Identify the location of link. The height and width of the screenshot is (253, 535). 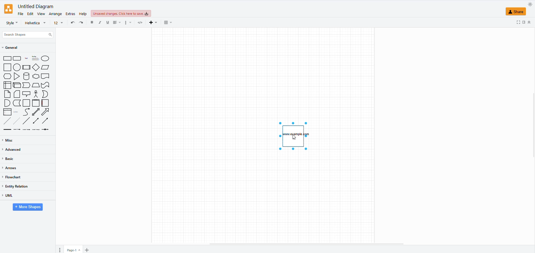
(8, 129).